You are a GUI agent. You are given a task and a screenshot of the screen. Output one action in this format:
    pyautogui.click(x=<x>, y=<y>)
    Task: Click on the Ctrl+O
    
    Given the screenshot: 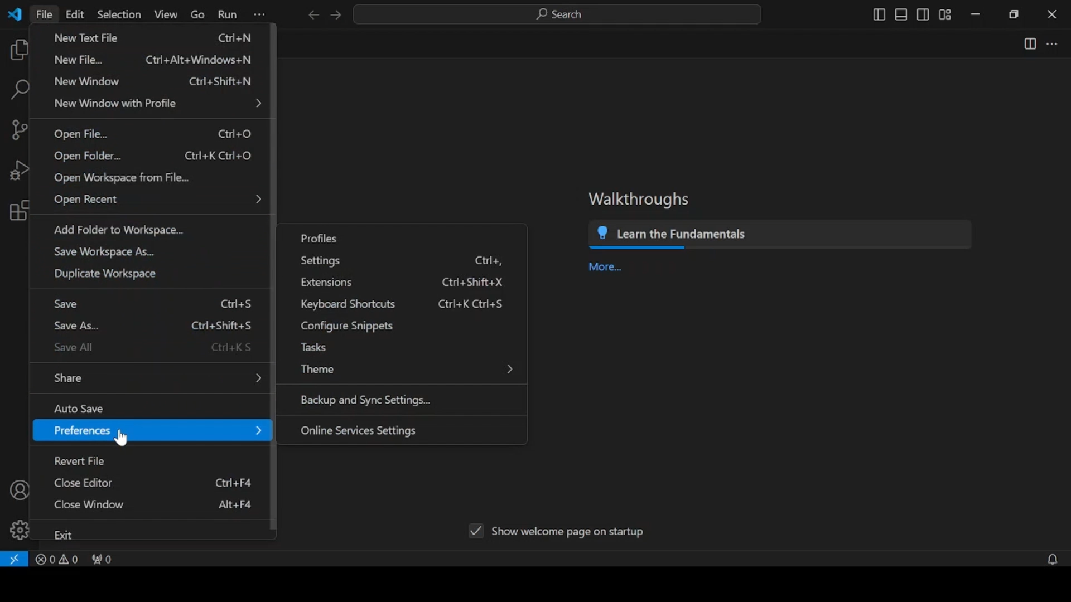 What is the action you would take?
    pyautogui.click(x=236, y=133)
    